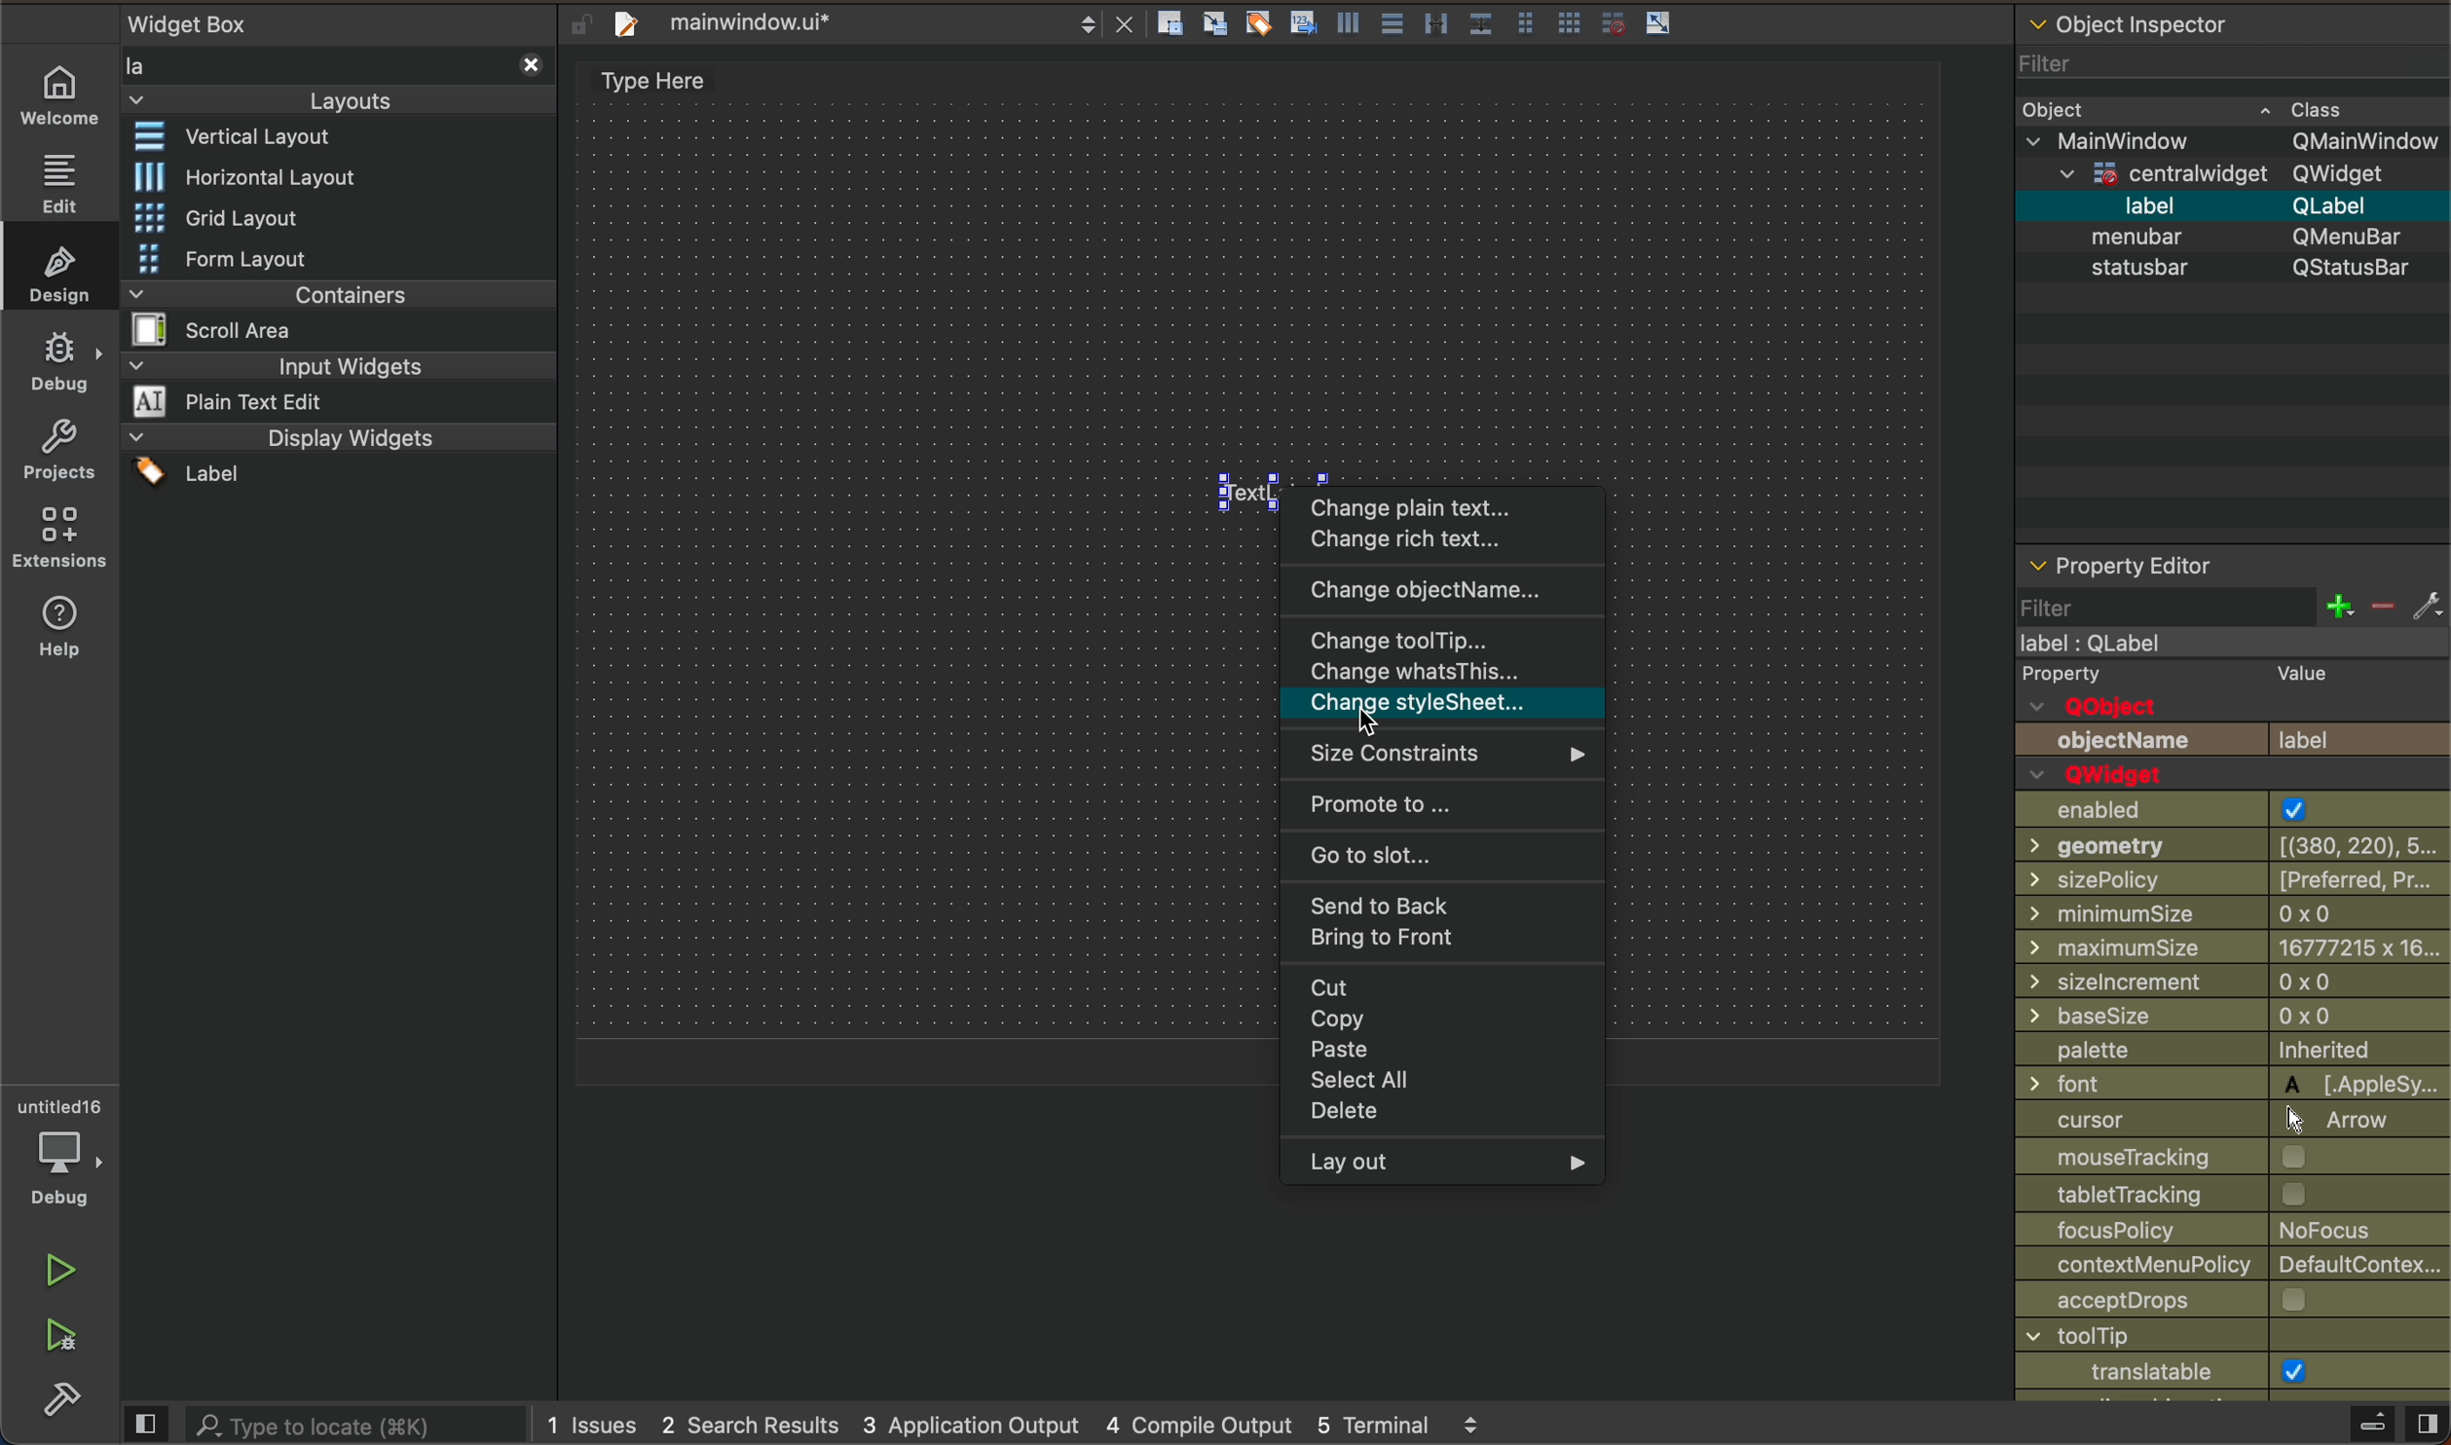 Image resolution: width=2451 pixels, height=1445 pixels. I want to click on select all, so click(1432, 1080).